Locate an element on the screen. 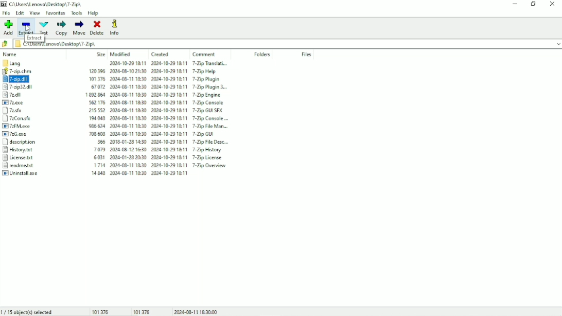 The image size is (562, 316). Minimize is located at coordinates (515, 4).